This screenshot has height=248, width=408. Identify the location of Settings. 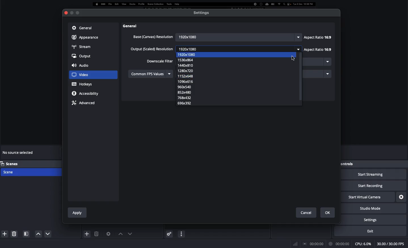
(202, 12).